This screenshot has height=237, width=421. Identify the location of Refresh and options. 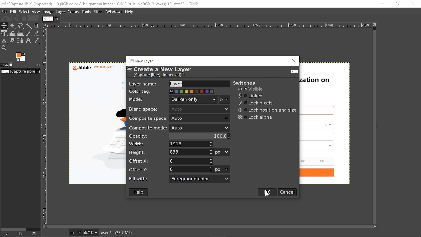
(224, 99).